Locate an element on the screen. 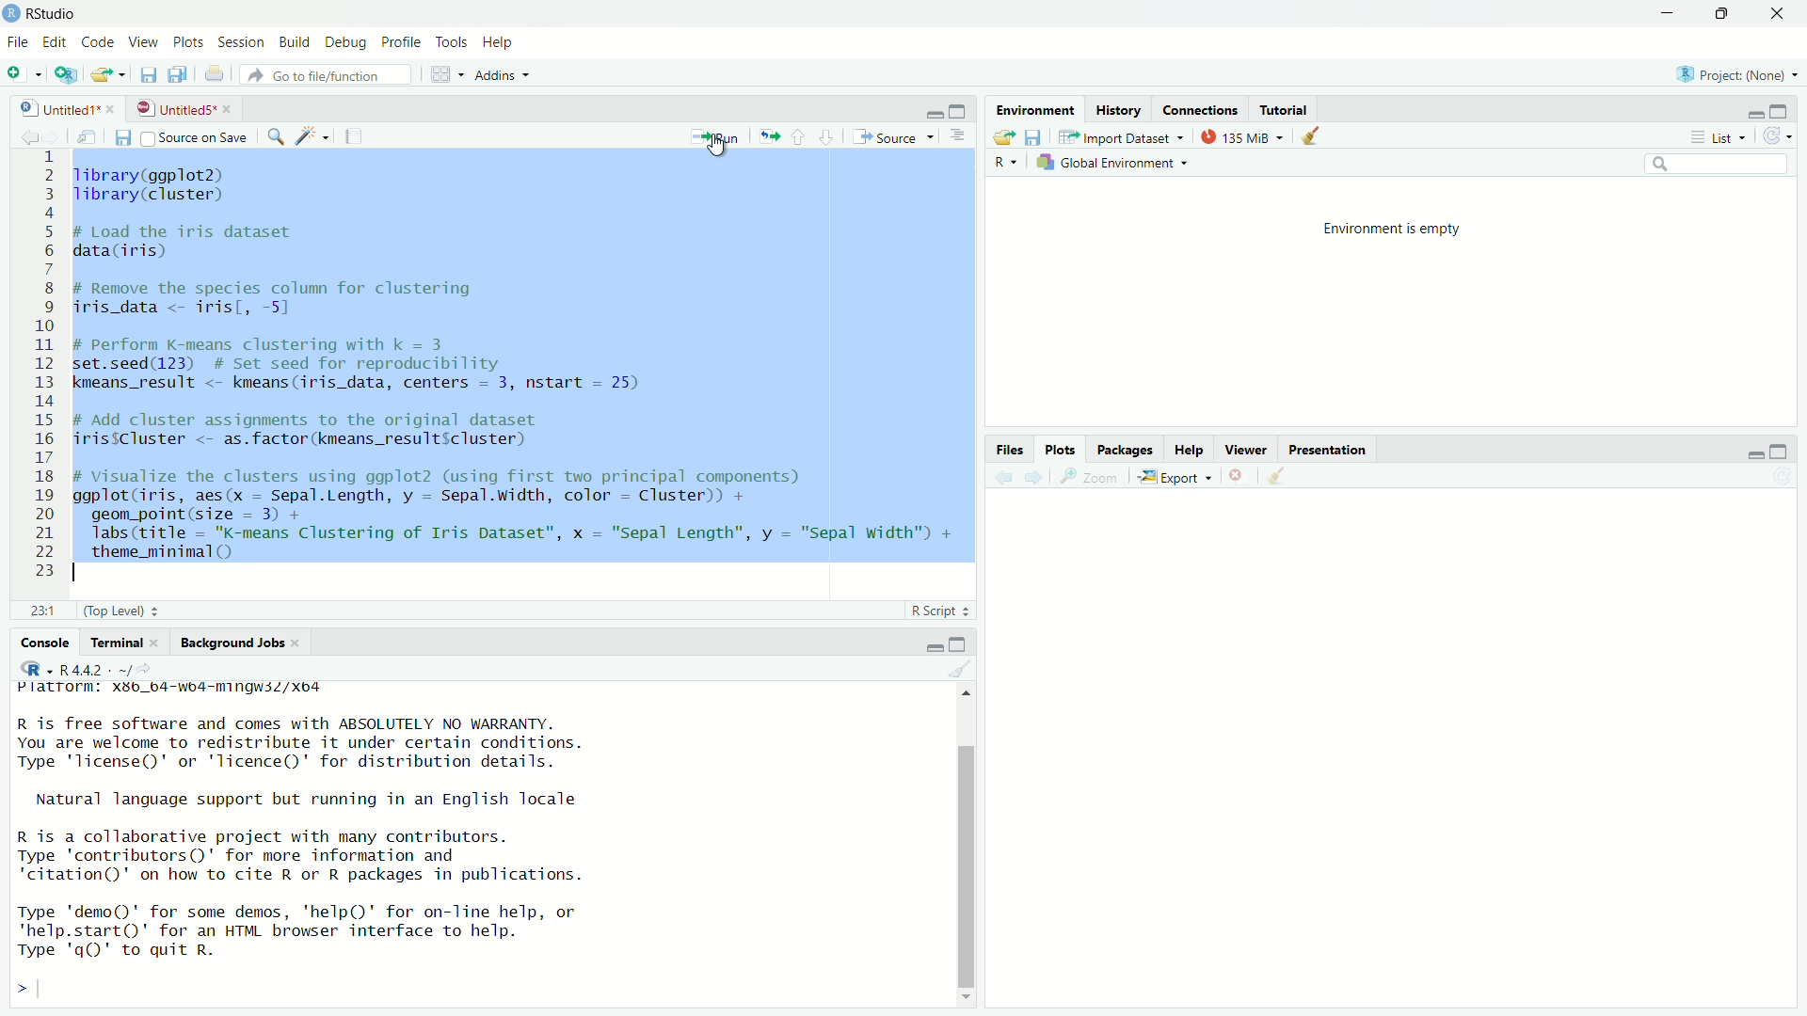 Image resolution: width=1807 pixels, height=1016 pixels. save current document is located at coordinates (149, 74).